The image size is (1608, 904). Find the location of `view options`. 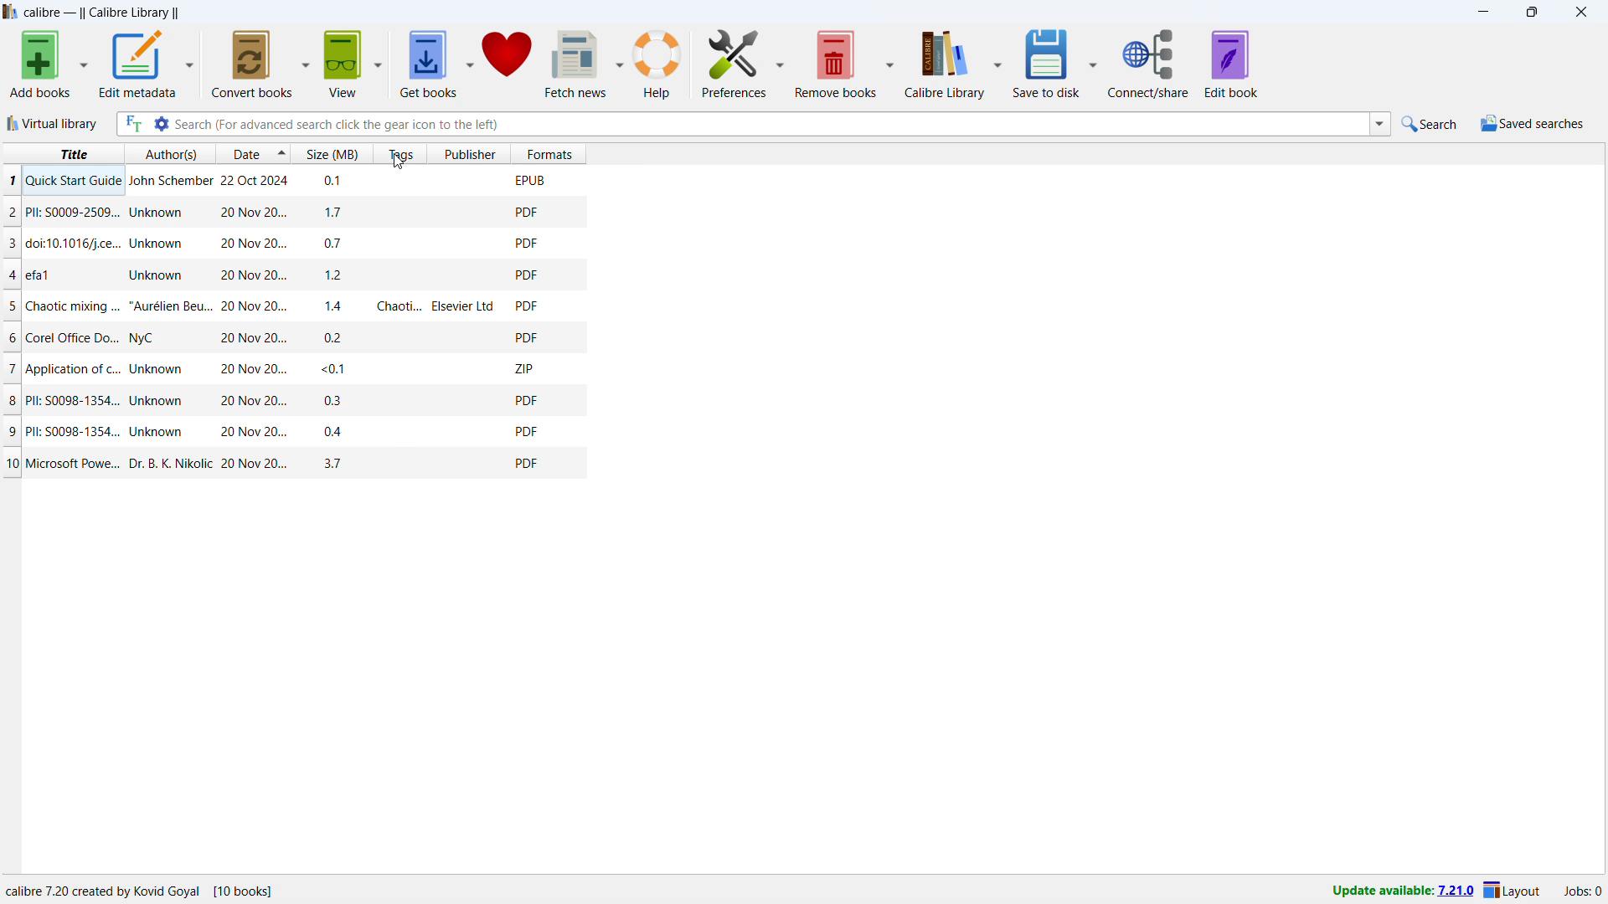

view options is located at coordinates (379, 60).